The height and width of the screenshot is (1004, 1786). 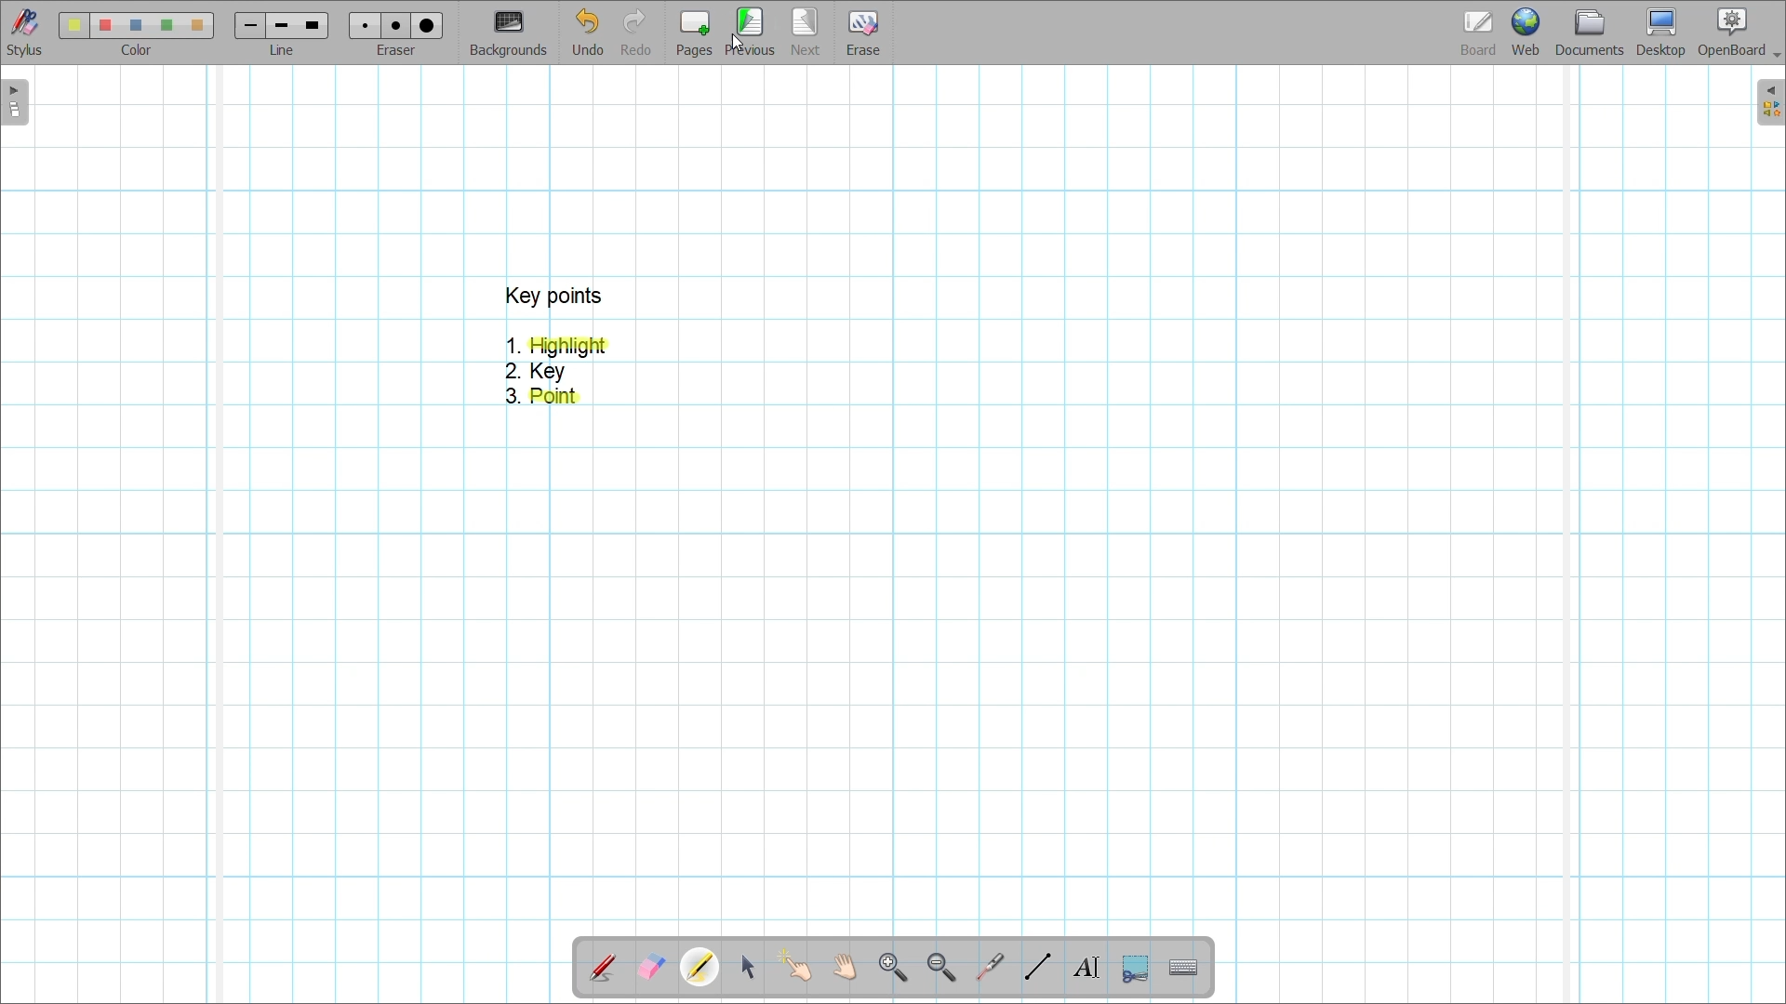 What do you see at coordinates (15, 102) in the screenshot?
I see `Left sidebar` at bounding box center [15, 102].